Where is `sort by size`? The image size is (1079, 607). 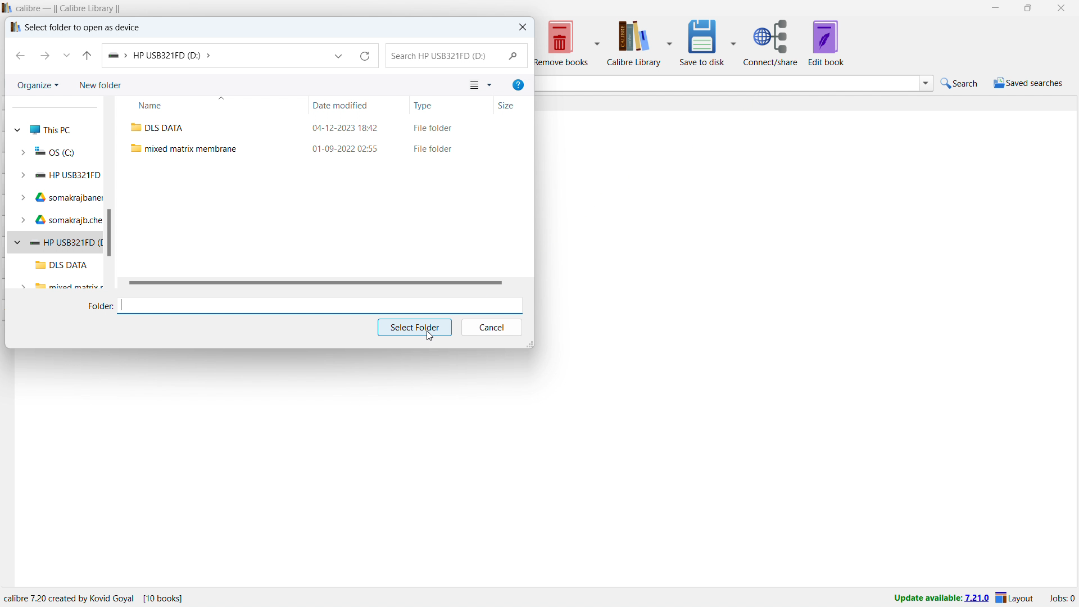 sort by size is located at coordinates (513, 103).